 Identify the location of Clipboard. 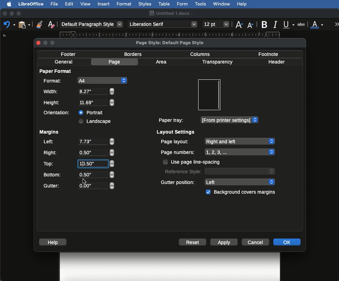
(24, 24).